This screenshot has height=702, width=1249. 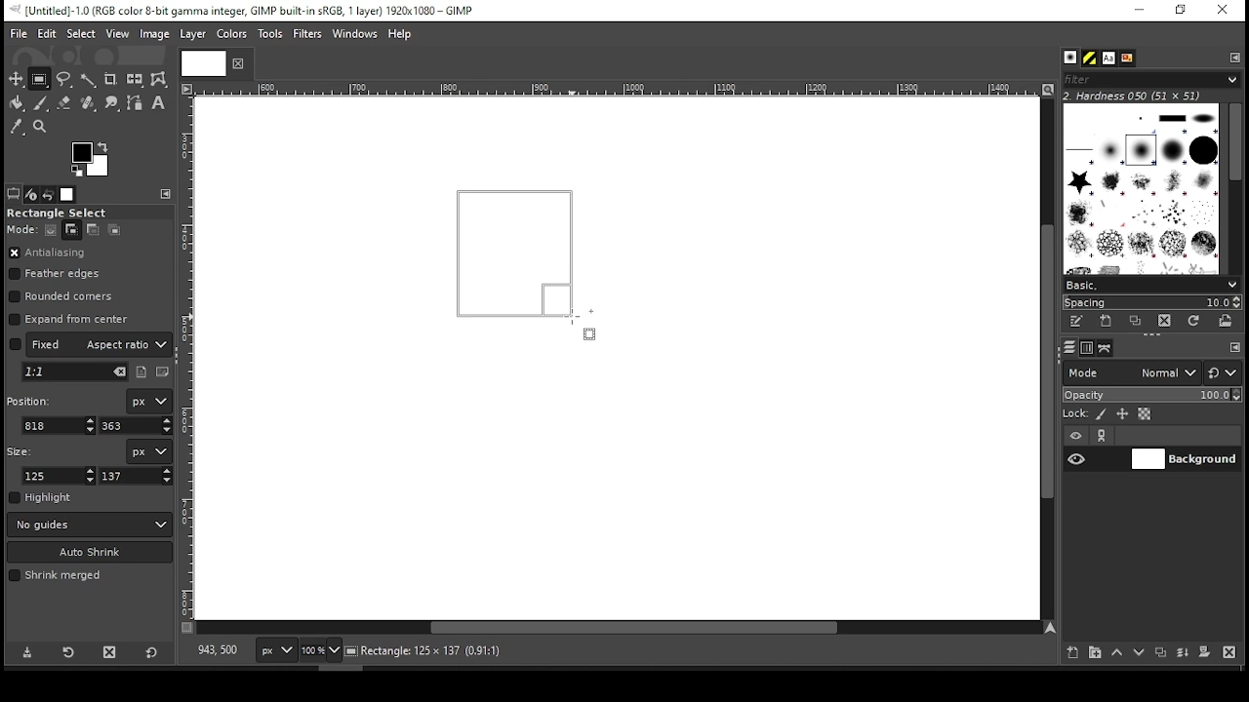 What do you see at coordinates (1235, 349) in the screenshot?
I see `configure this tab` at bounding box center [1235, 349].